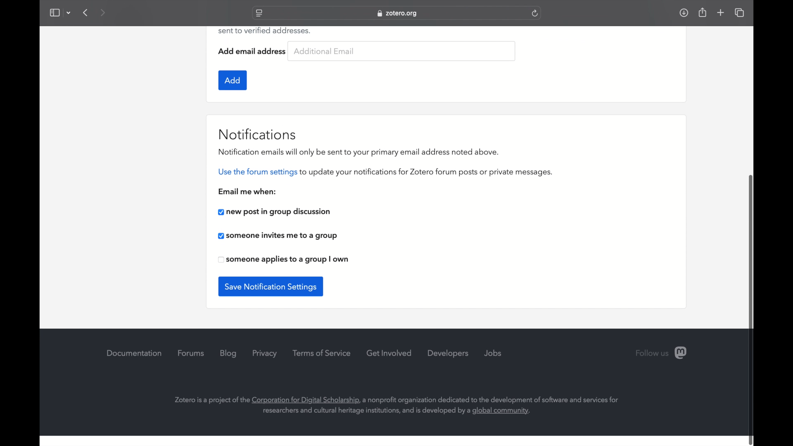  Describe the element at coordinates (69, 12) in the screenshot. I see `dropdown` at that location.